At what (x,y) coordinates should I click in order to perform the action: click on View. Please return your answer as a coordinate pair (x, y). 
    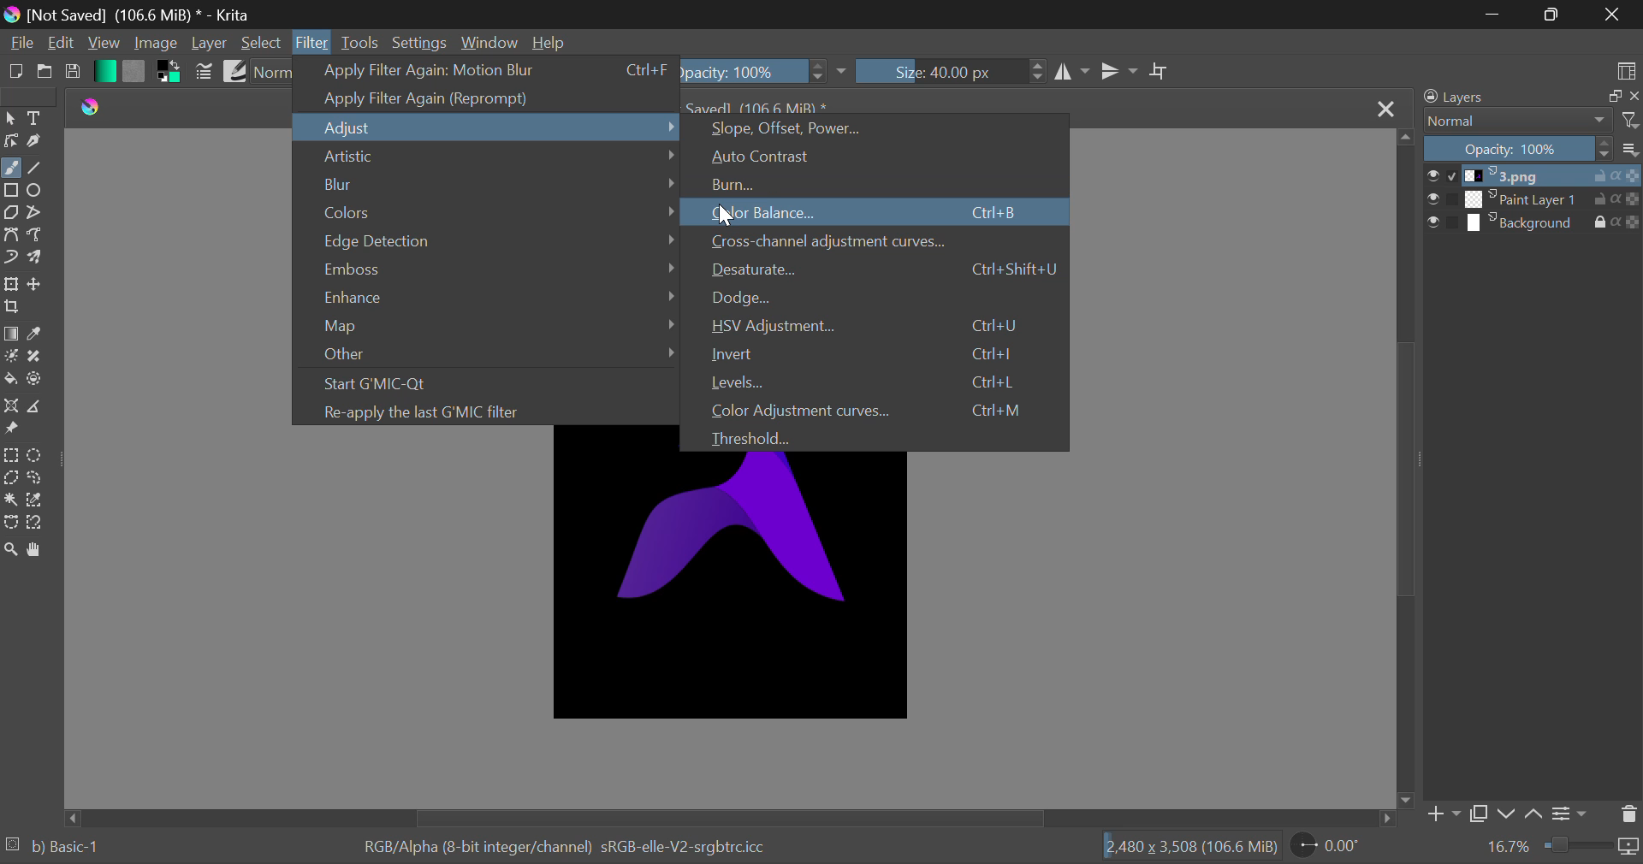
    Looking at the image, I should click on (104, 44).